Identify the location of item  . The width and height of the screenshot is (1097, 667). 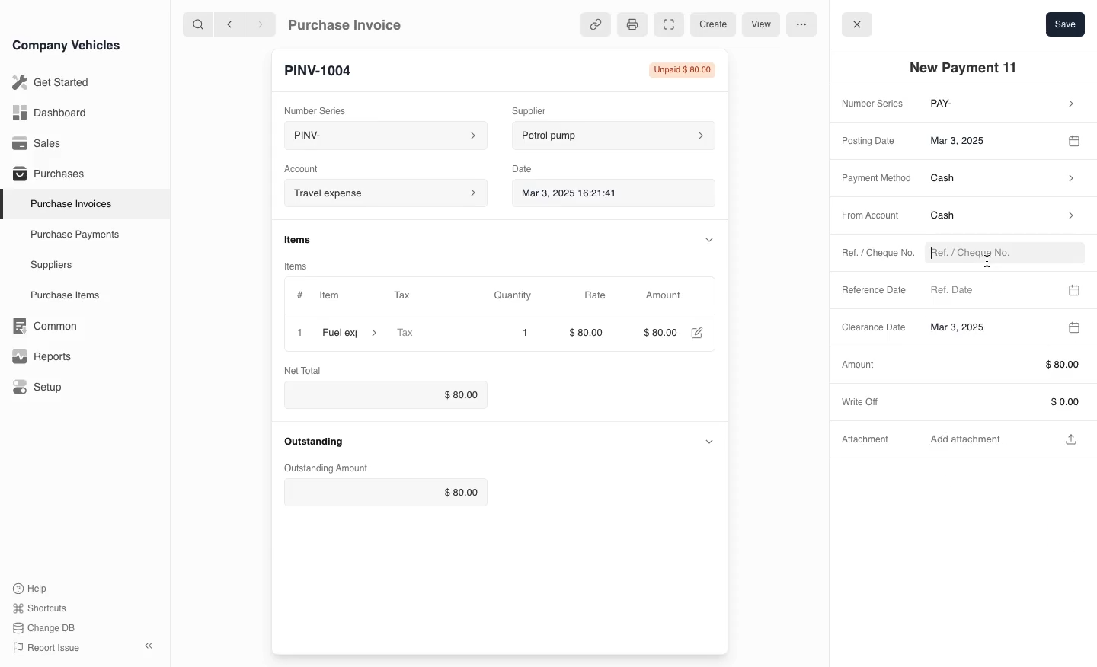
(351, 333).